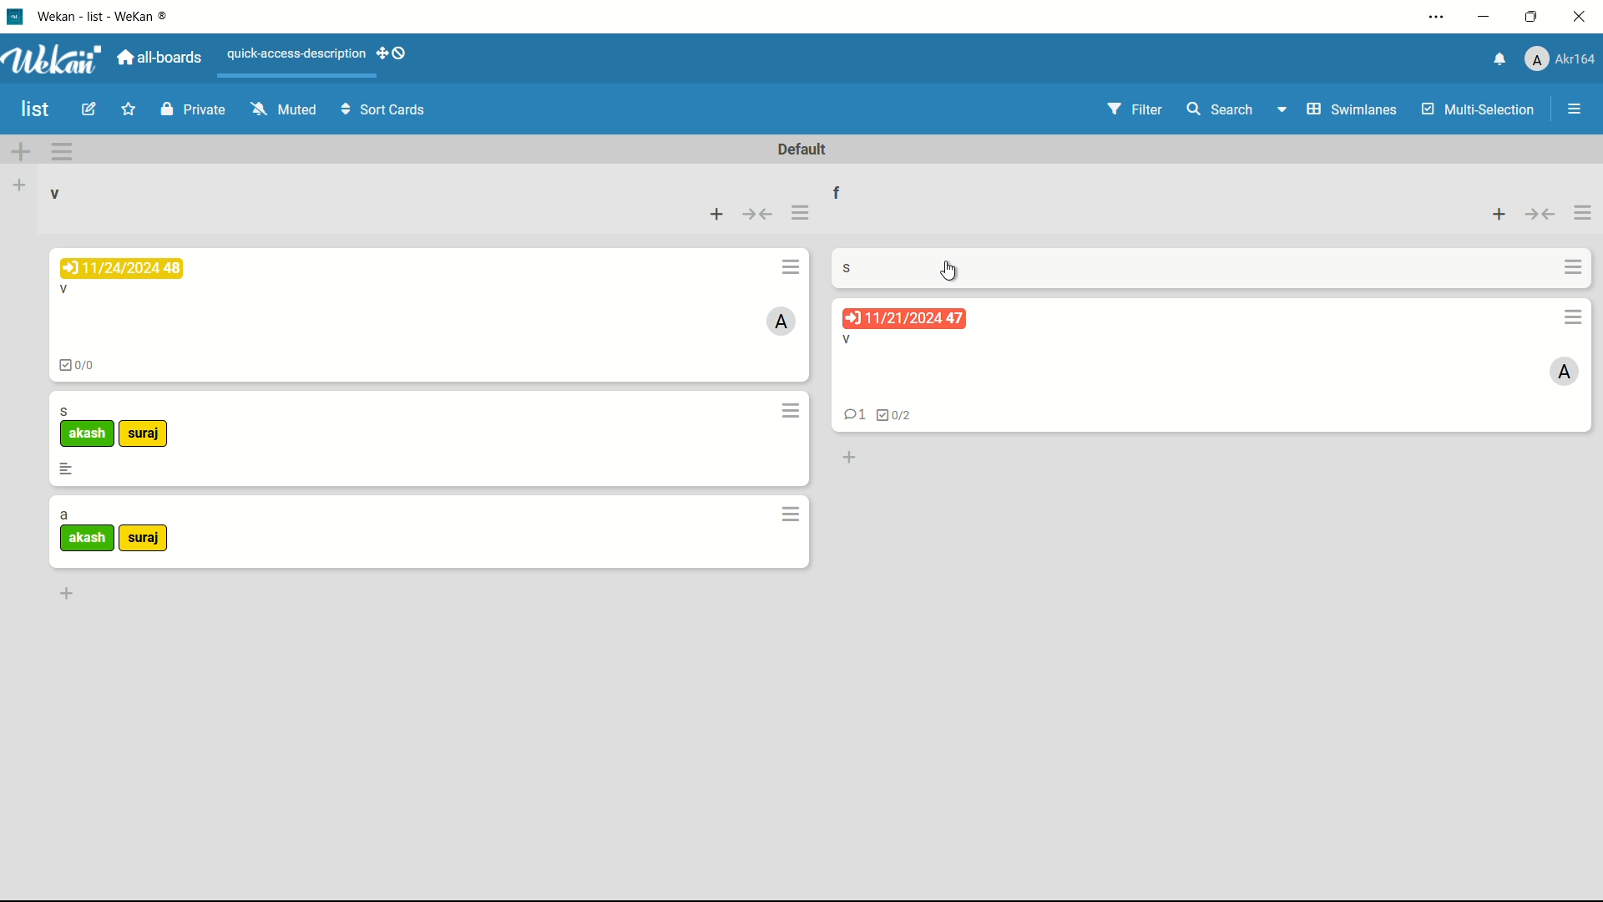 Image resolution: width=1603 pixels, height=902 pixels. I want to click on minimize, so click(1484, 18).